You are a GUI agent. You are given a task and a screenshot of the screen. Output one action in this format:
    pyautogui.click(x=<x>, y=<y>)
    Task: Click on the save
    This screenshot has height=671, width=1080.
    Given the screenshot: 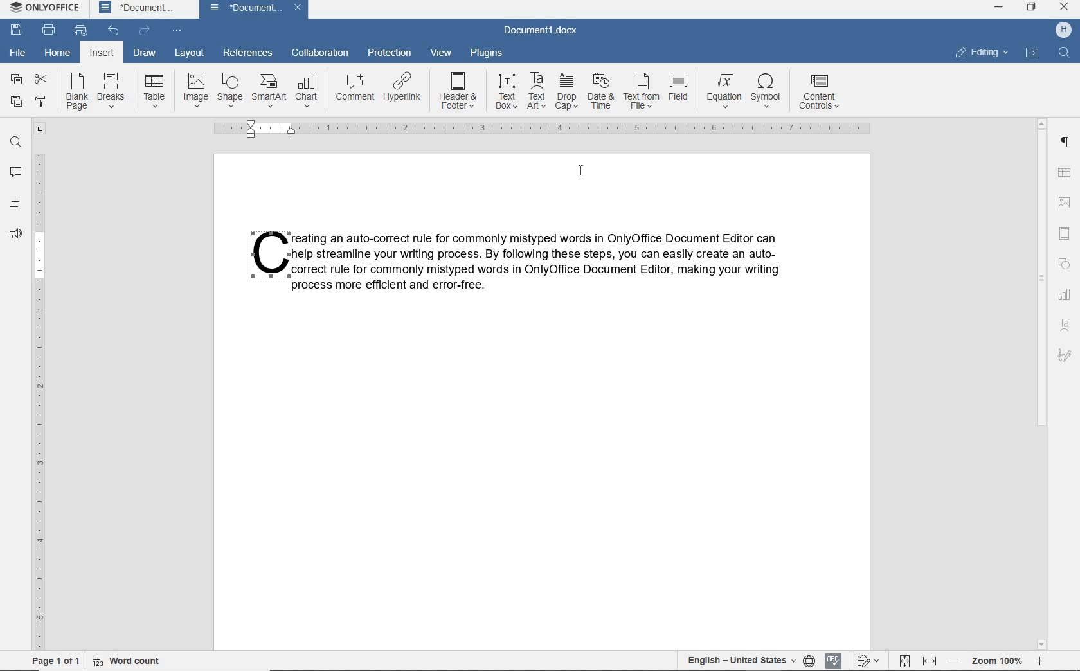 What is the action you would take?
    pyautogui.click(x=17, y=30)
    